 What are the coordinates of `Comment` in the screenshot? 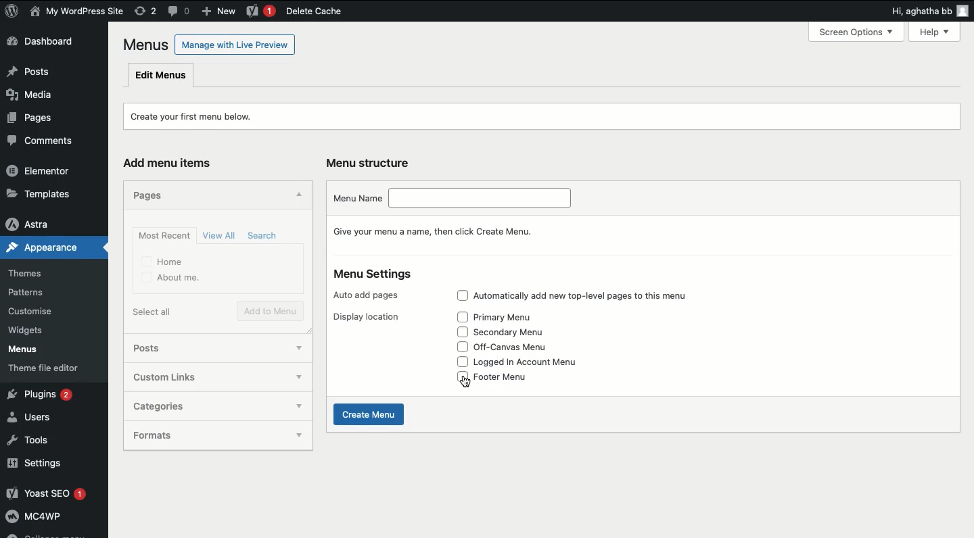 It's located at (179, 10).